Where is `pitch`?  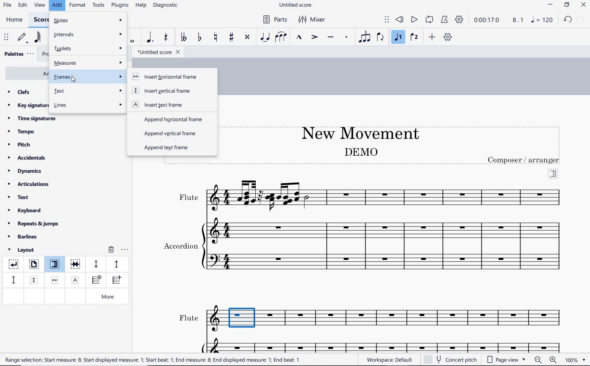
pitch is located at coordinates (22, 145).